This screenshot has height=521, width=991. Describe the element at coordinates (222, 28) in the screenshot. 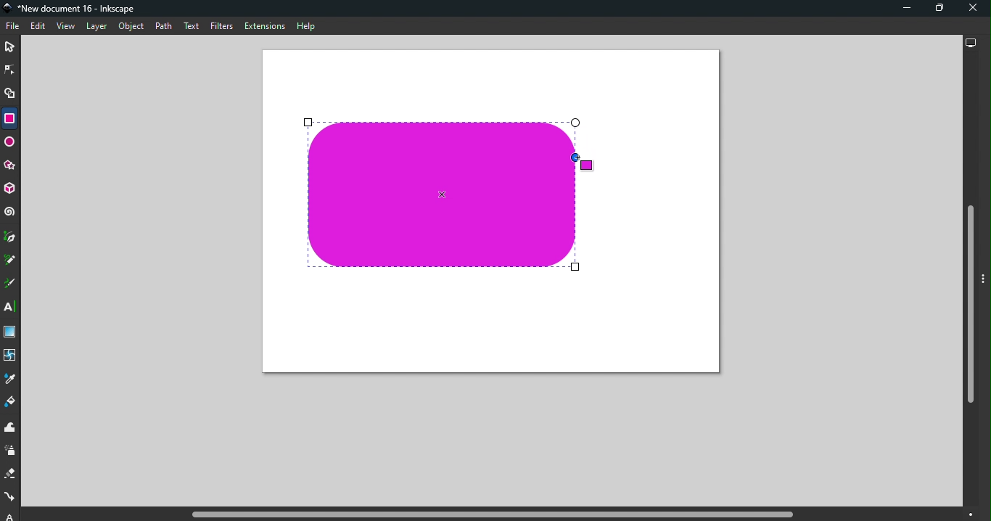

I see `Filters` at that location.